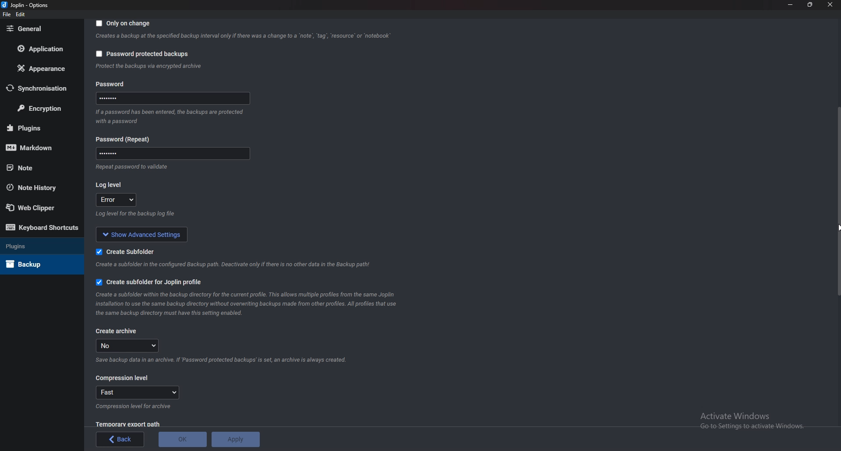  Describe the element at coordinates (39, 49) in the screenshot. I see `Application` at that location.